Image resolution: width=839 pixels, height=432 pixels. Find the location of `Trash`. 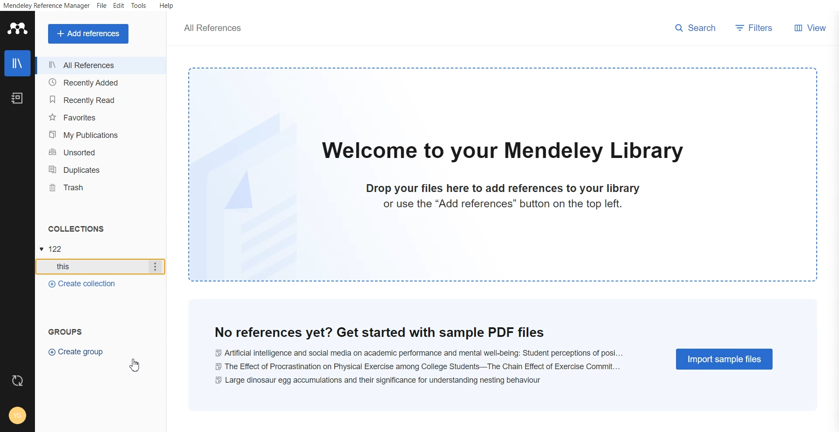

Trash is located at coordinates (102, 187).